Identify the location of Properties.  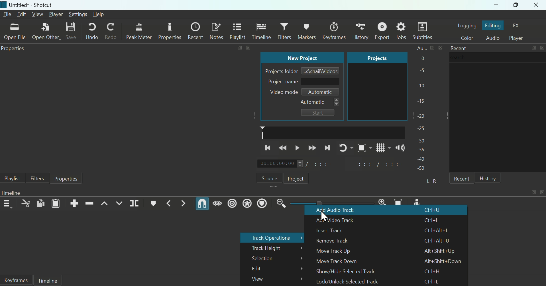
(170, 31).